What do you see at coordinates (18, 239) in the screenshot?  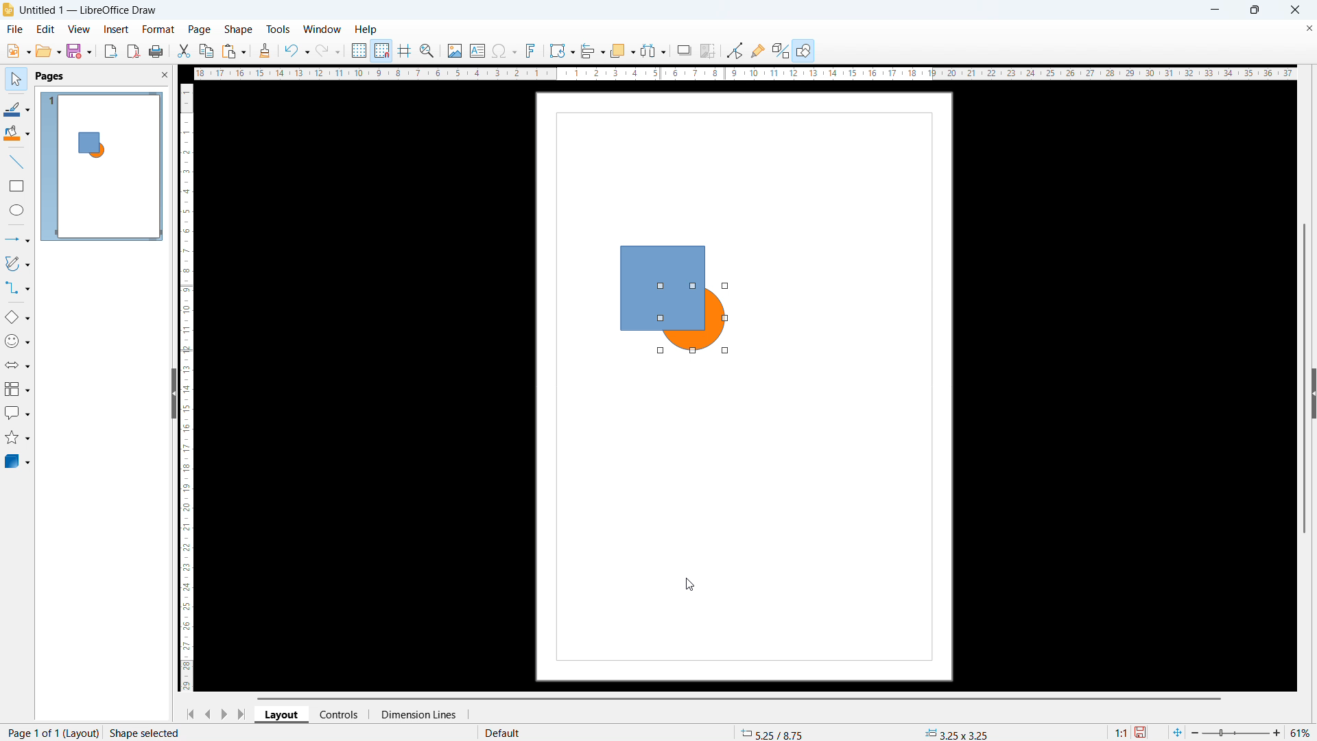 I see `Line and arrows ` at bounding box center [18, 239].